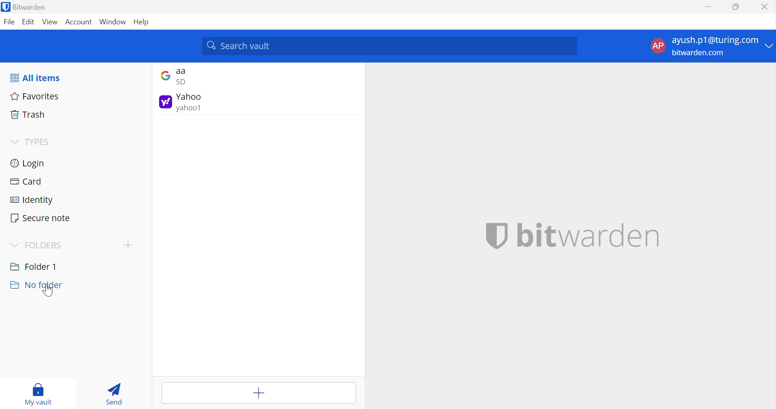 This screenshot has height=409, width=776. Describe the element at coordinates (246, 104) in the screenshot. I see `yahoo login entry` at that location.